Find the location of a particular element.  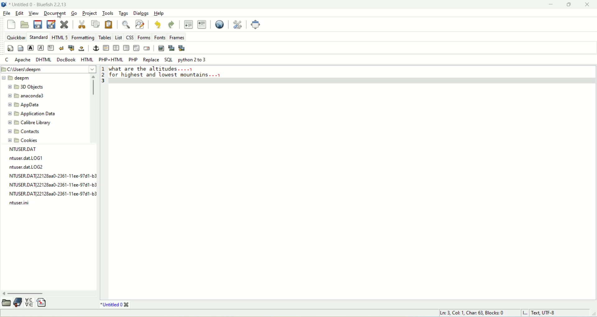

Standard is located at coordinates (38, 37).